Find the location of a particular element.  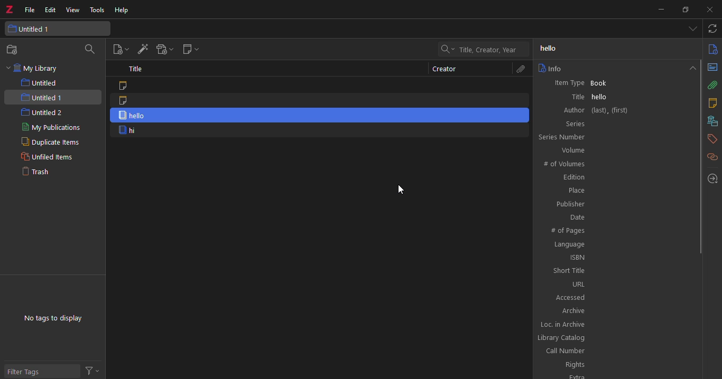

locate is located at coordinates (713, 178).